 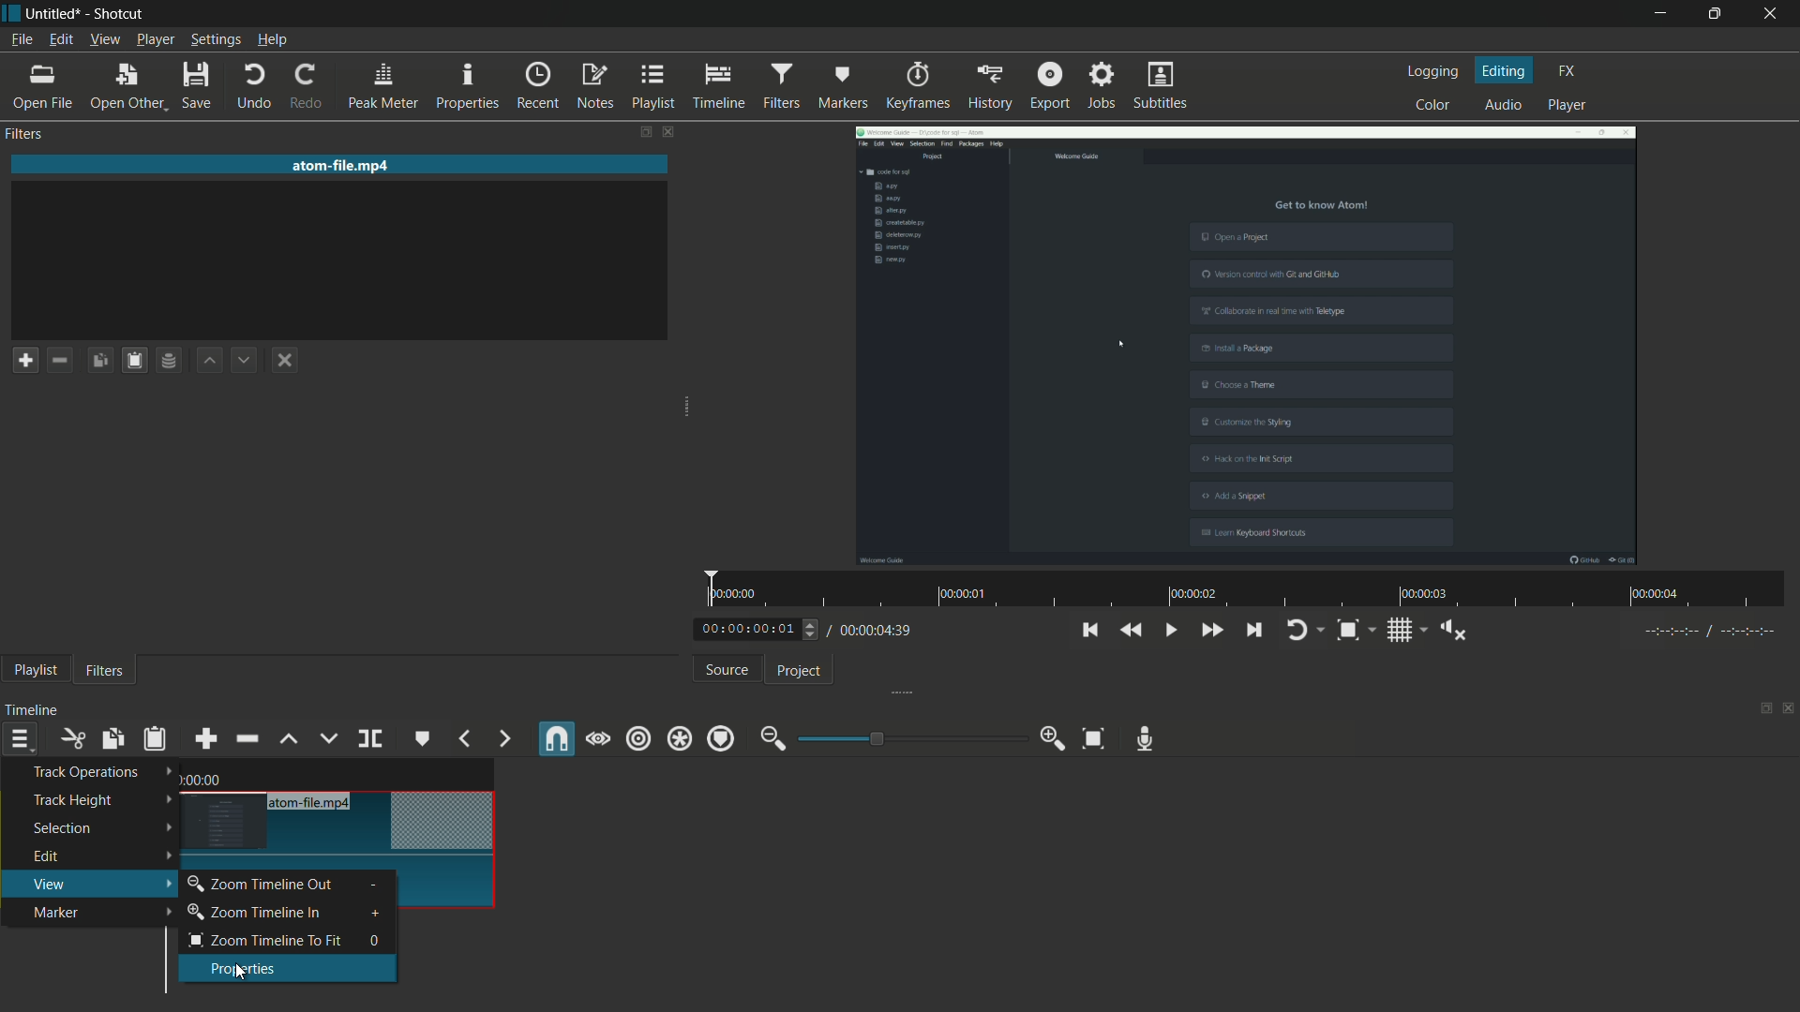 What do you see at coordinates (1347, 630) in the screenshot?
I see `toggle zoom` at bounding box center [1347, 630].